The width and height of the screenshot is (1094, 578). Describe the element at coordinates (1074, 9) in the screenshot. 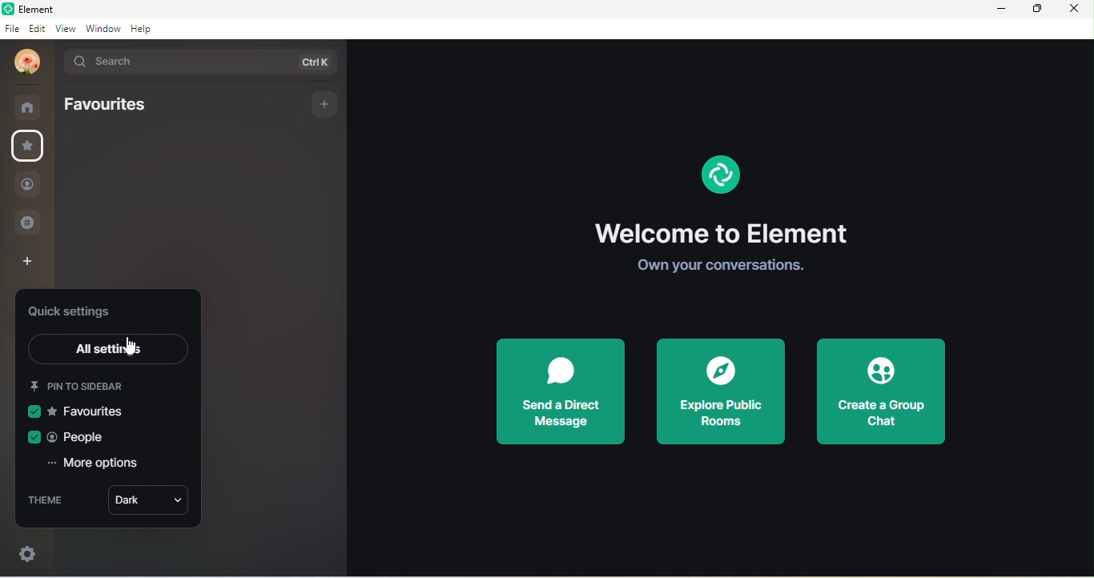

I see `close` at that location.